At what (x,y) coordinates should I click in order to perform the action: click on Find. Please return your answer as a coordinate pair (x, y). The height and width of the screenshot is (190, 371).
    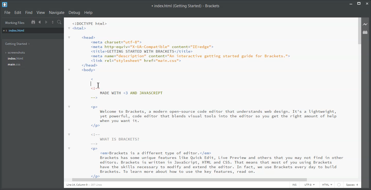
    Looking at the image, I should click on (29, 13).